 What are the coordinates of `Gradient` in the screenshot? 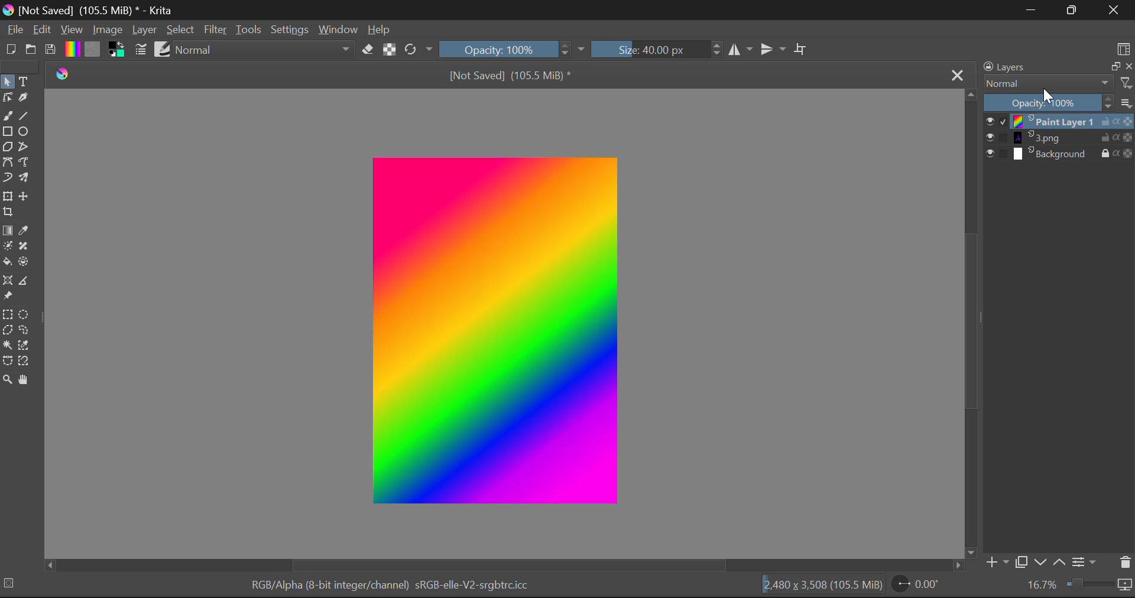 It's located at (72, 50).